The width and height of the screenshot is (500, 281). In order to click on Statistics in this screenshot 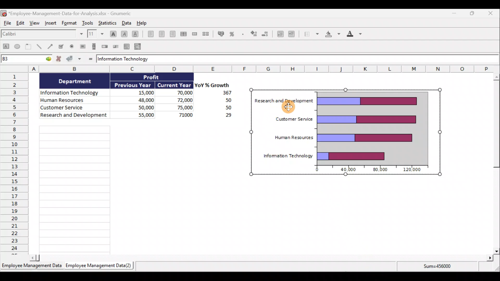, I will do `click(107, 22)`.